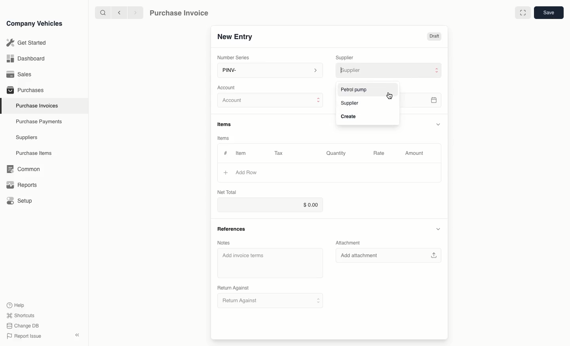 This screenshot has width=570, height=346. Describe the element at coordinates (23, 91) in the screenshot. I see `Purchases` at that location.